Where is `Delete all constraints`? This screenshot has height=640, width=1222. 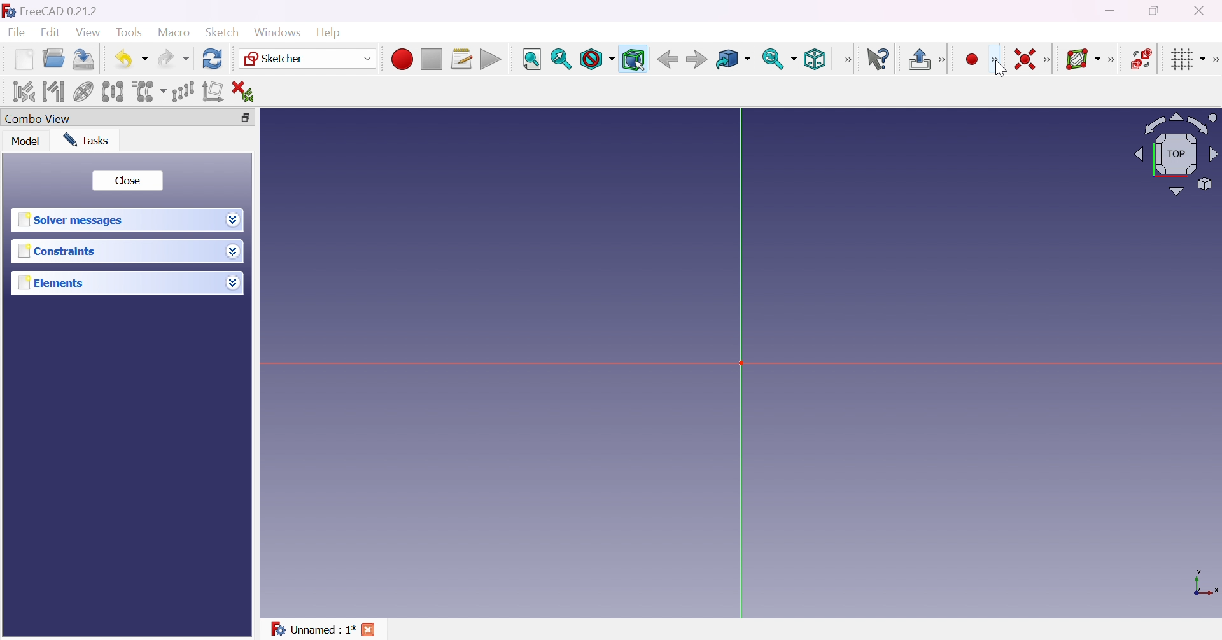
Delete all constraints is located at coordinates (247, 92).